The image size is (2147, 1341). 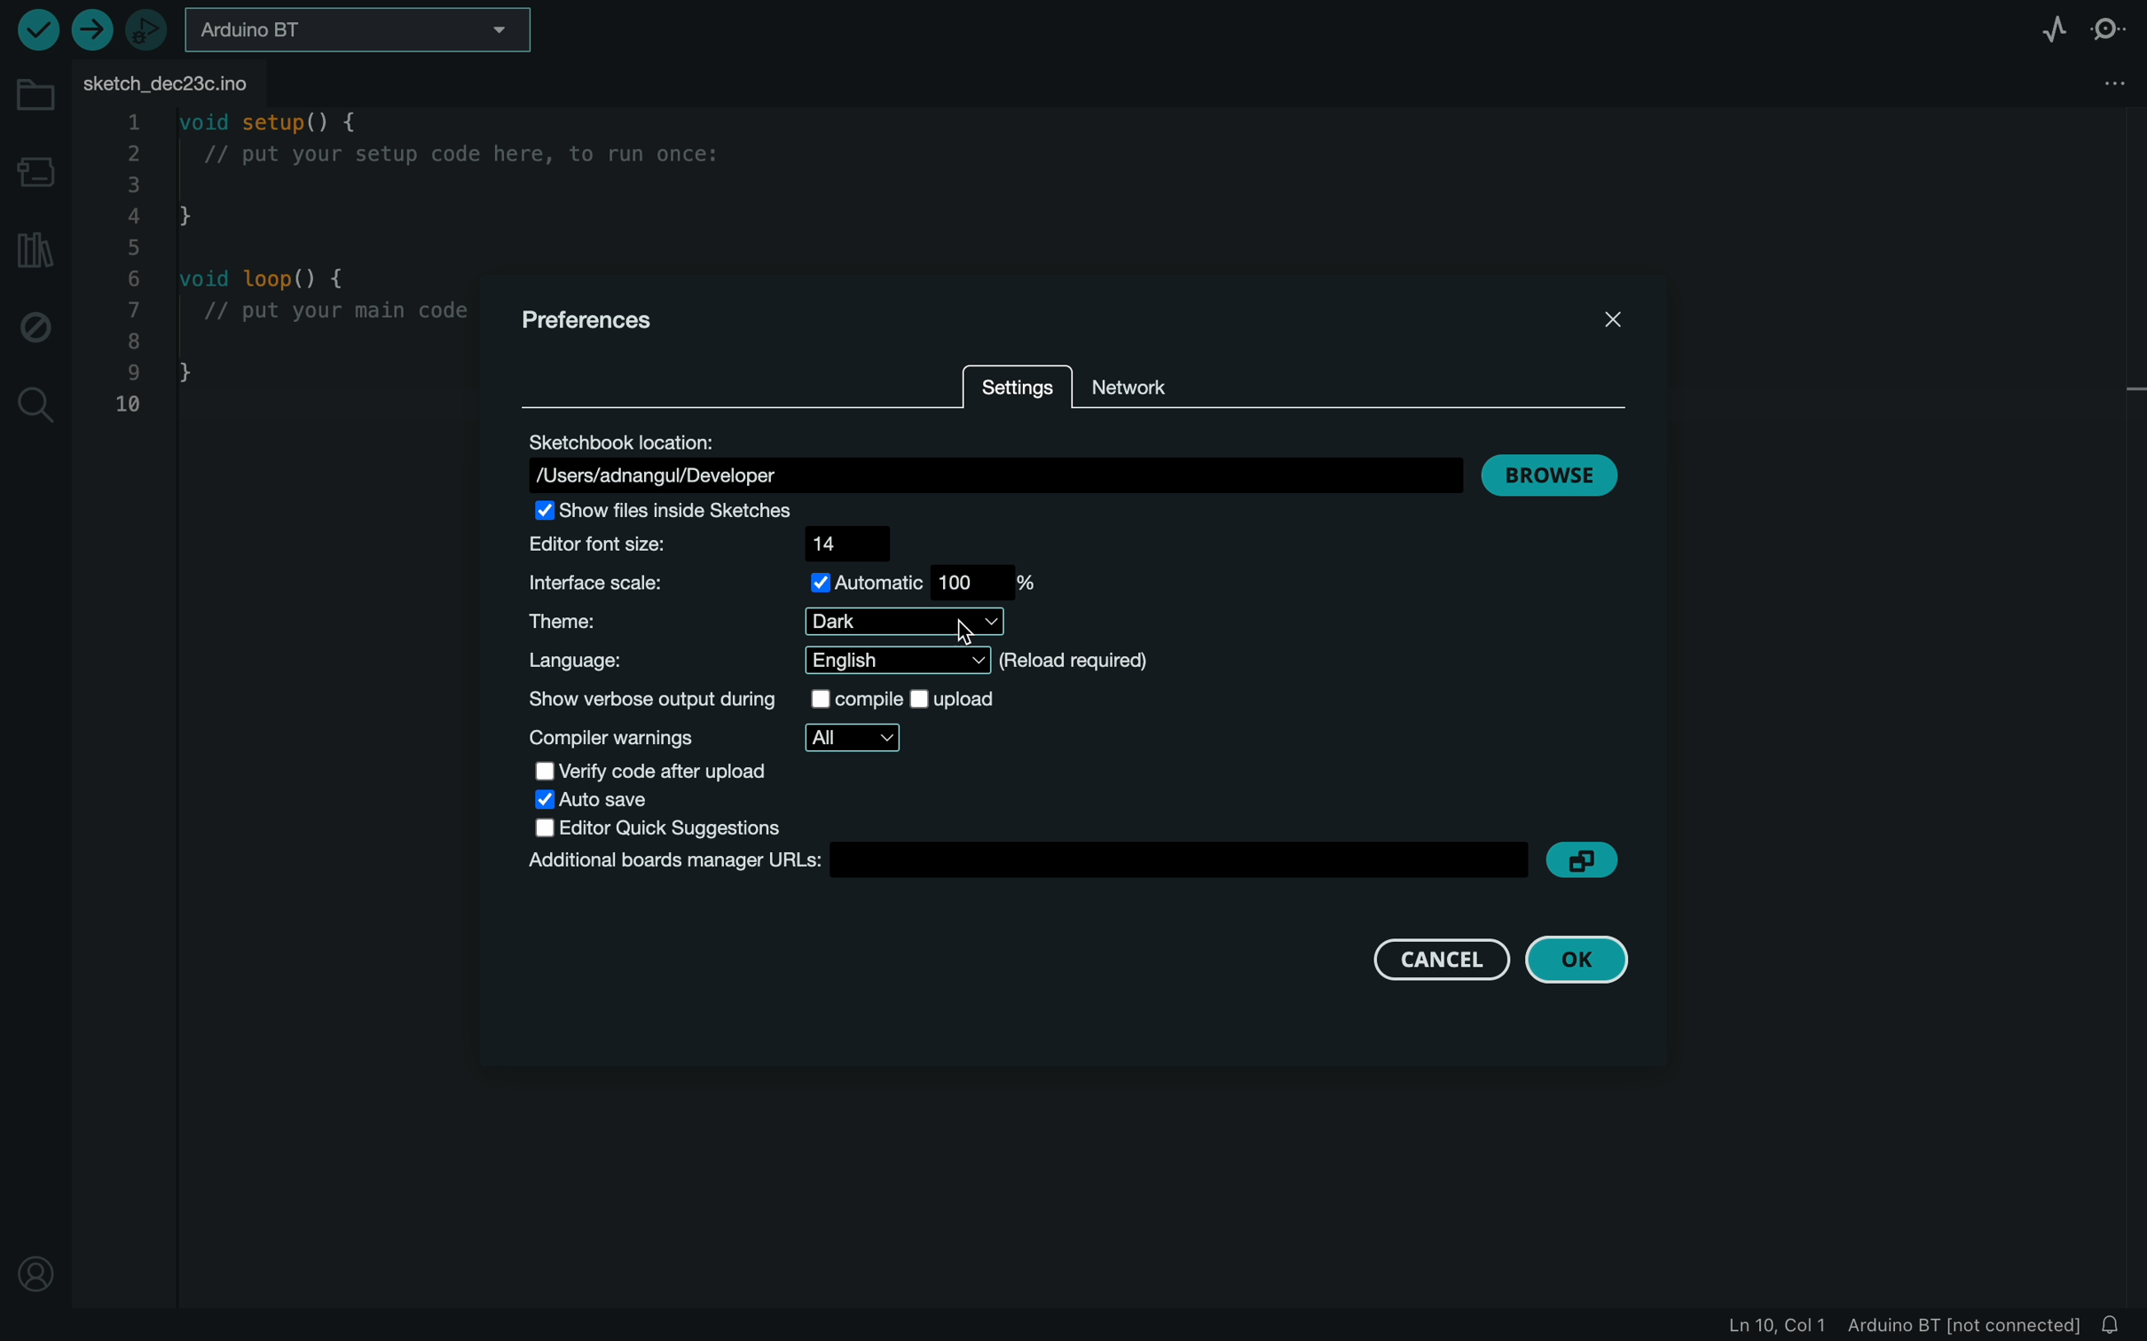 I want to click on file setting, so click(x=2112, y=82).